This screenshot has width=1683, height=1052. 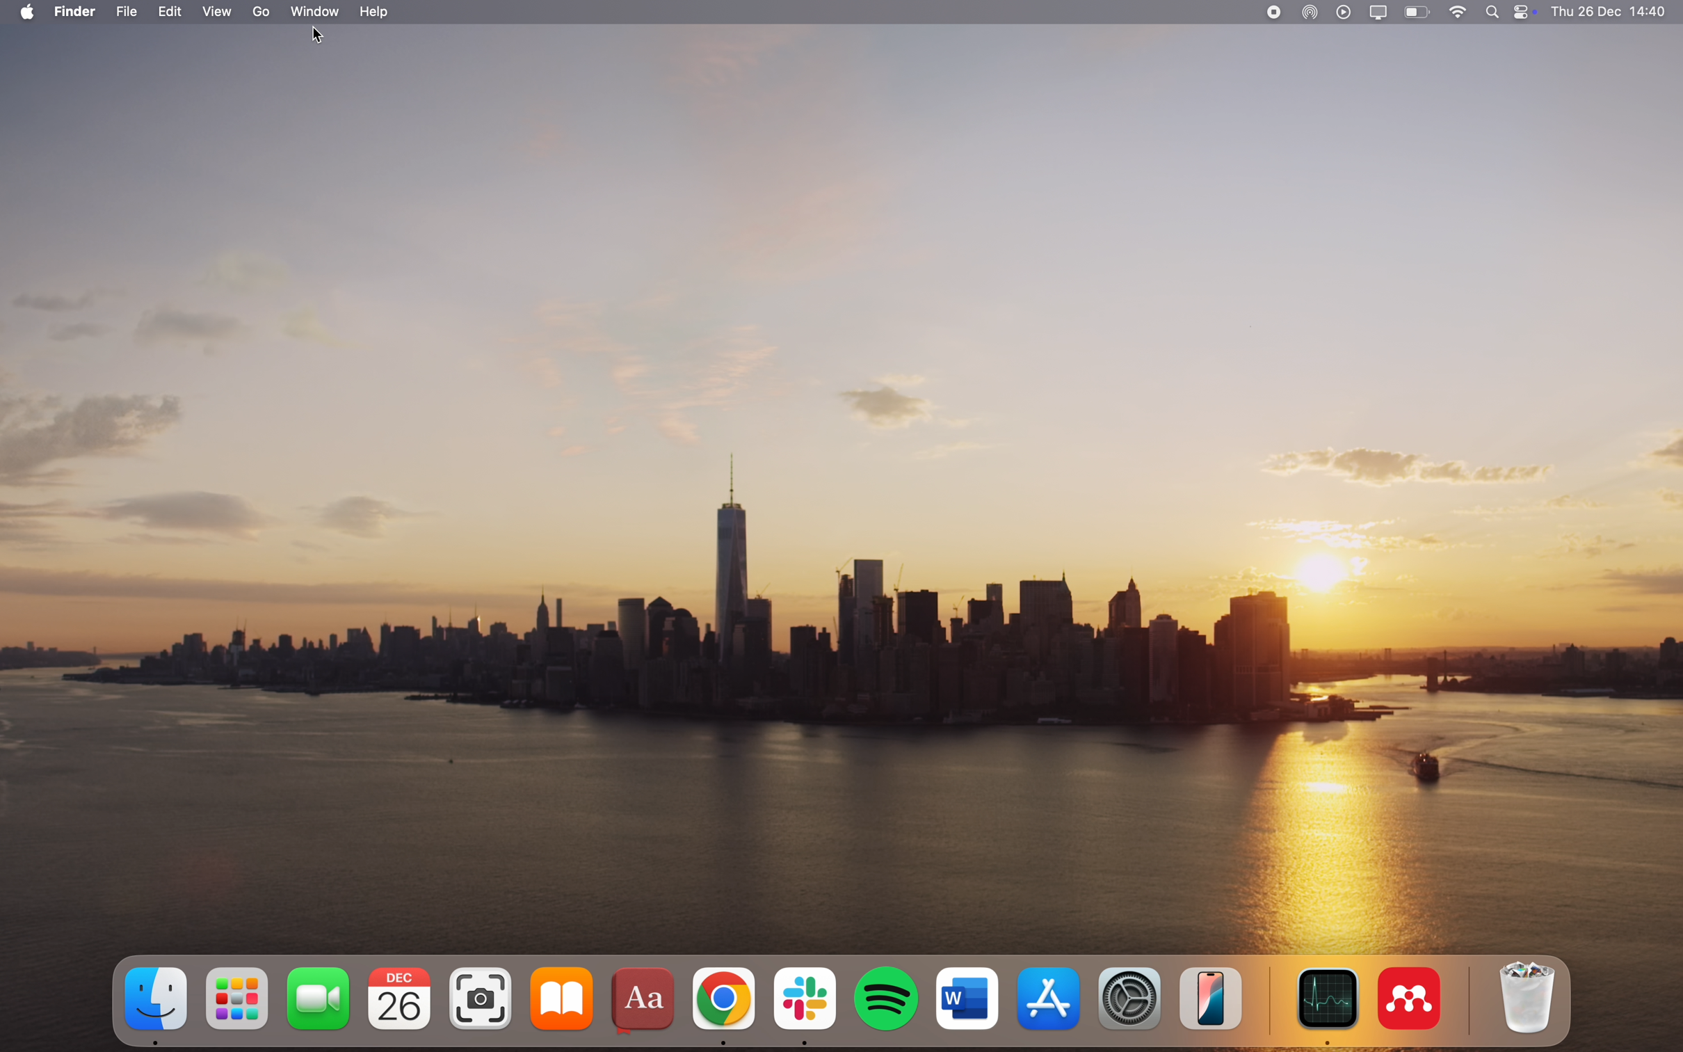 I want to click on Apple icon, so click(x=22, y=12).